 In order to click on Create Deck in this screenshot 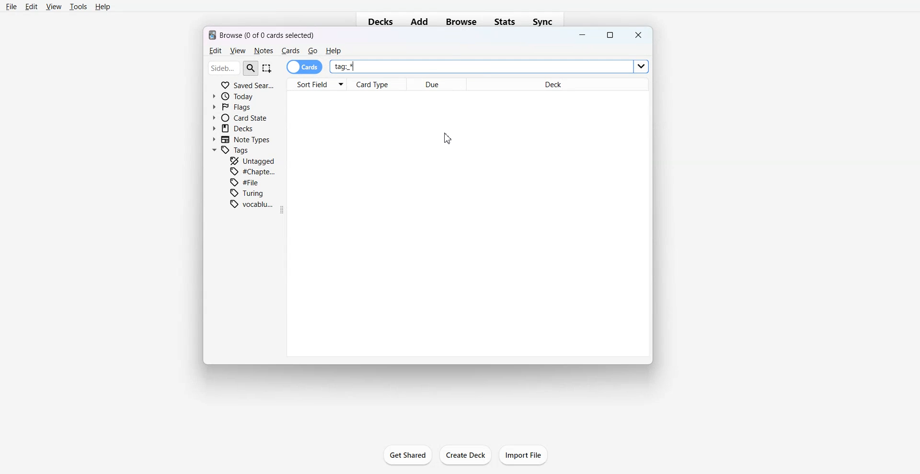, I will do `click(466, 455)`.